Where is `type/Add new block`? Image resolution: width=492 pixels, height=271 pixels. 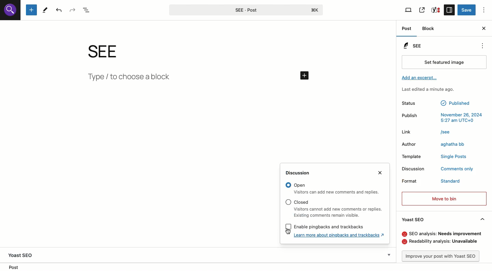
type/Add new block is located at coordinates (200, 79).